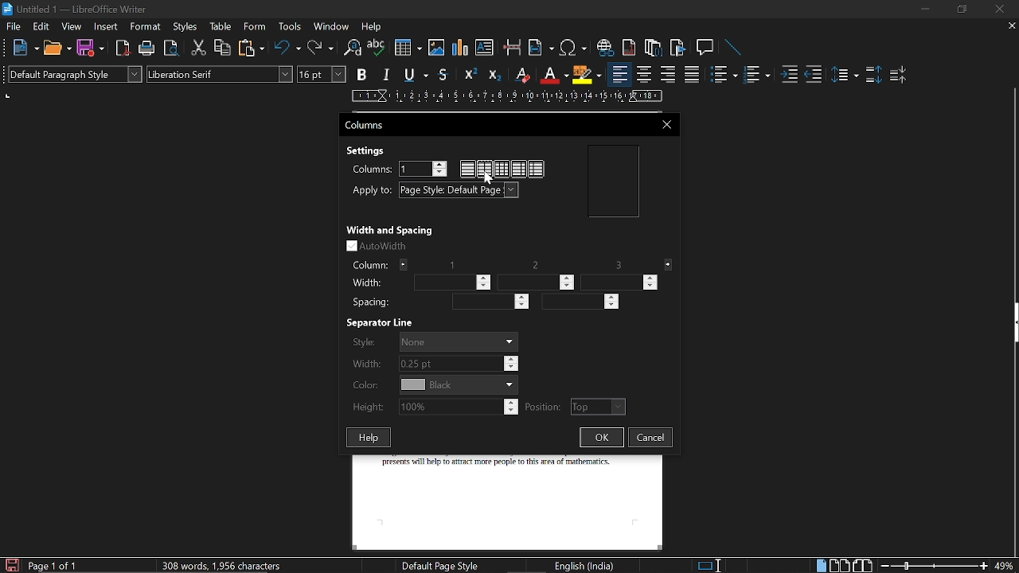 The height and width of the screenshot is (573, 1019). Describe the element at coordinates (225, 564) in the screenshot. I see `308 words, 1,956 characters` at that location.